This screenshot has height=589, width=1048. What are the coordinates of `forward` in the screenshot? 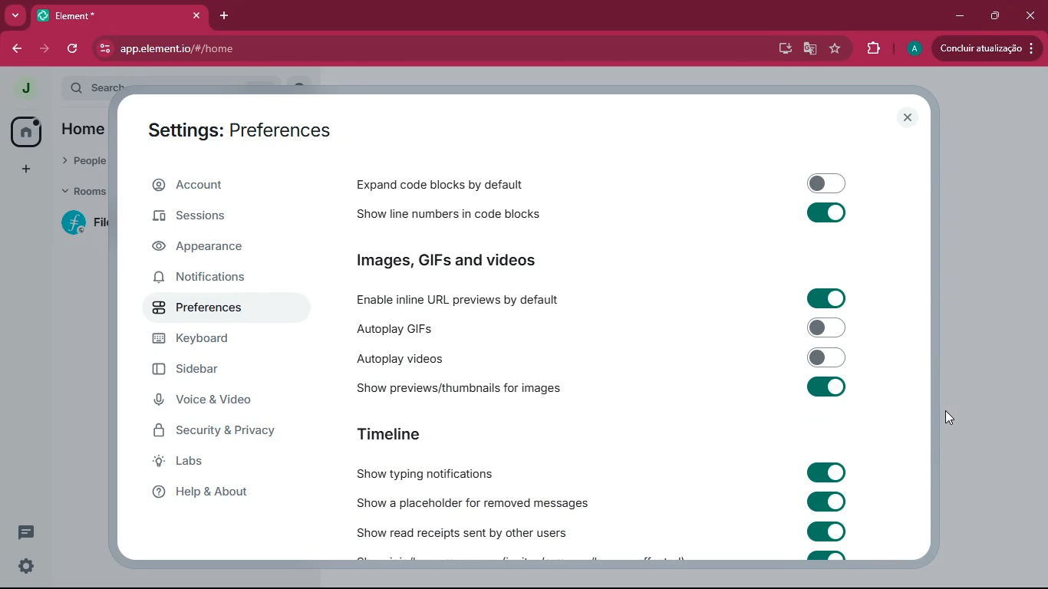 It's located at (46, 50).